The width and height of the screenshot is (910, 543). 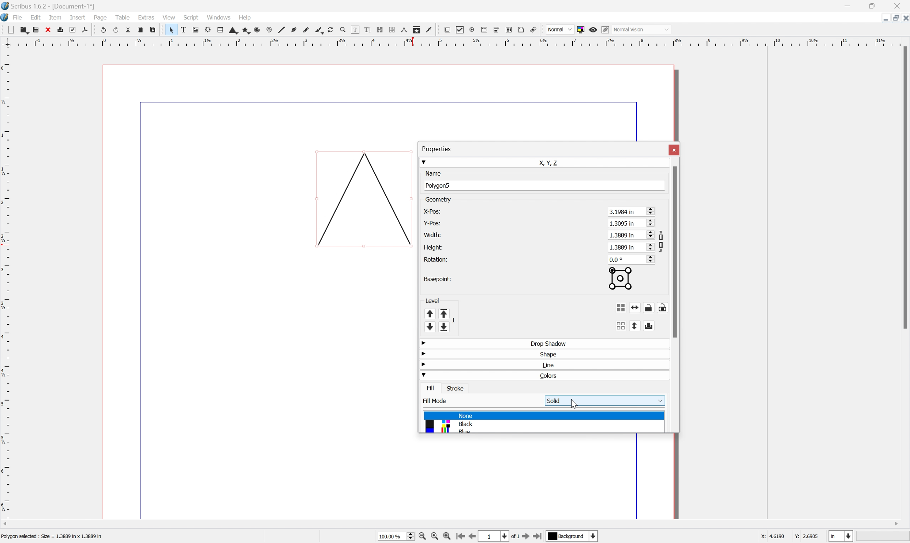 I want to click on New, so click(x=10, y=30).